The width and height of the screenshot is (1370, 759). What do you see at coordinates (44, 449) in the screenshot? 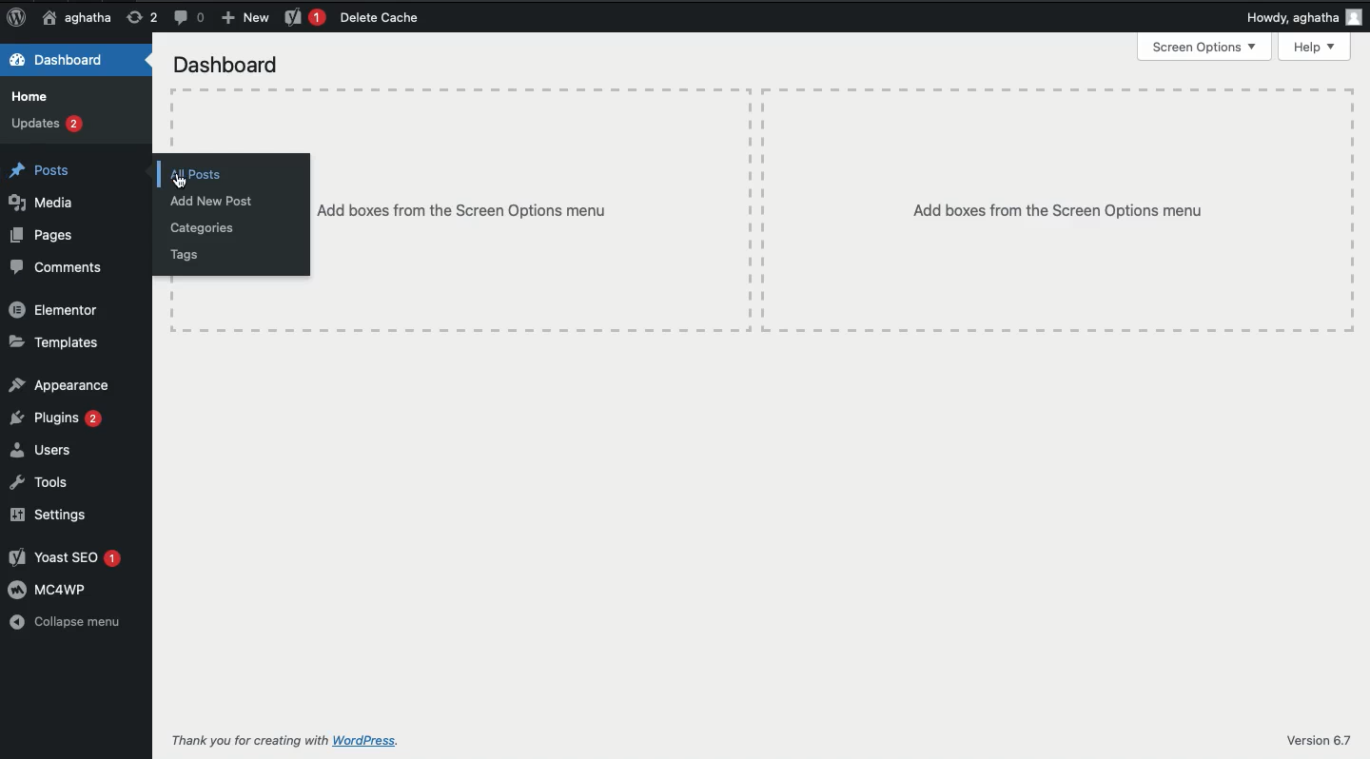
I see `Users` at bounding box center [44, 449].